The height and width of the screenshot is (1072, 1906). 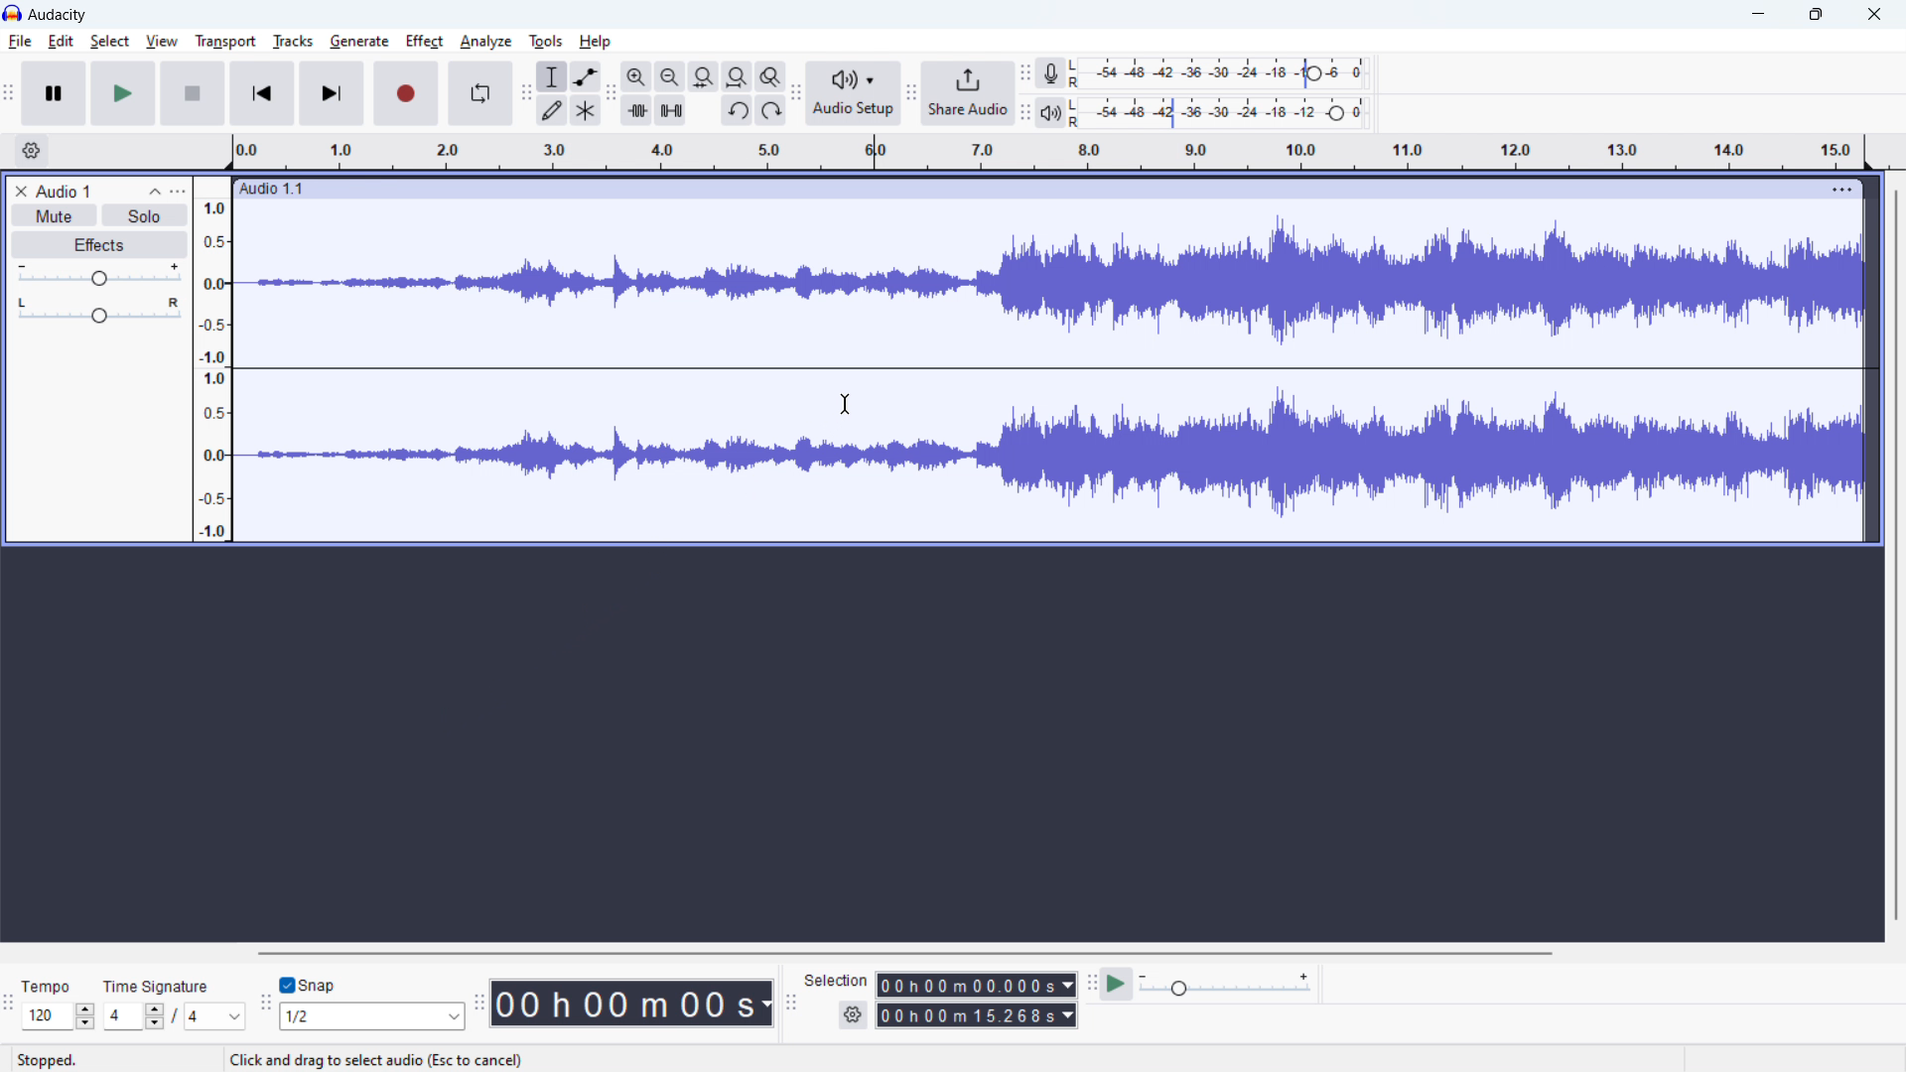 I want to click on playback speed, so click(x=1226, y=985).